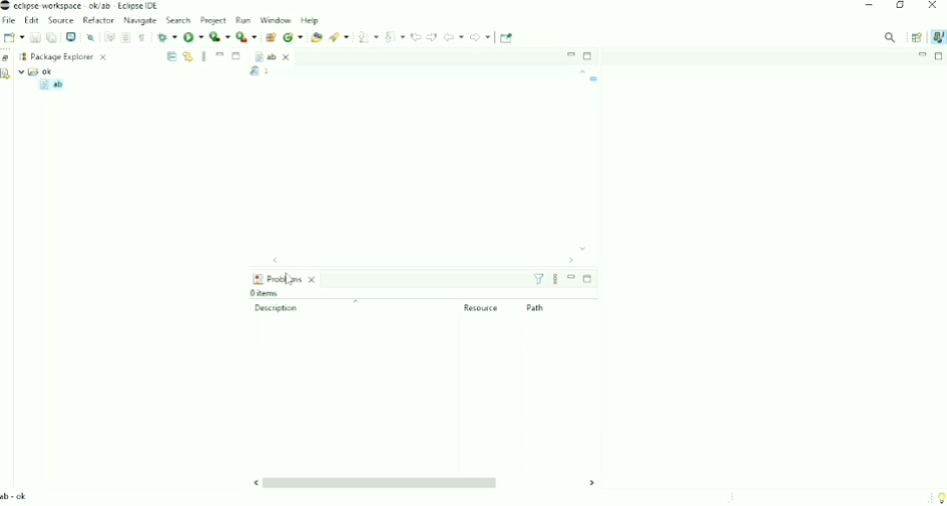 The image size is (947, 506). Describe the element at coordinates (246, 36) in the screenshot. I see `Run Last Tool` at that location.